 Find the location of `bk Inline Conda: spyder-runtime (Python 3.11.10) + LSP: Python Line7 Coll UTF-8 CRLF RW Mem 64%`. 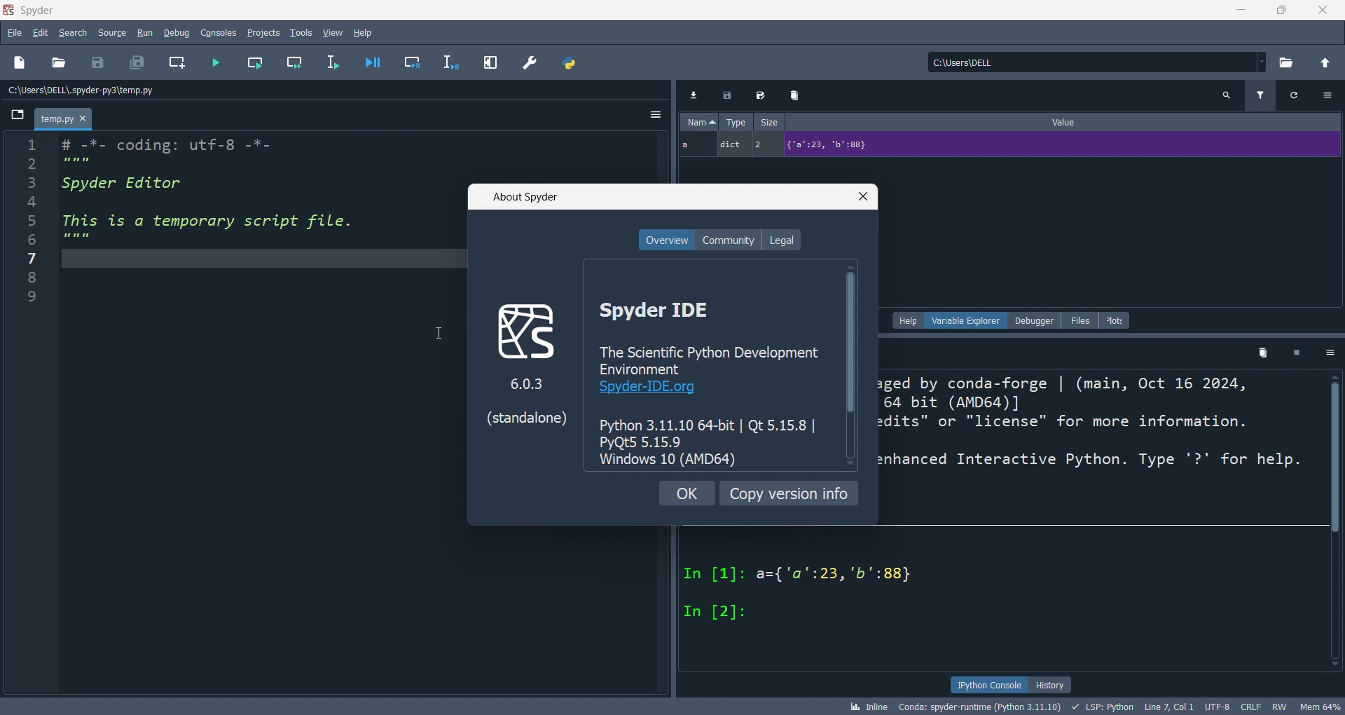

bk Inline Conda: spyder-runtime (Python 3.11.10) + LSP: Python Line7 Coll UTF-8 CRLF RW Mem 64% is located at coordinates (1084, 707).